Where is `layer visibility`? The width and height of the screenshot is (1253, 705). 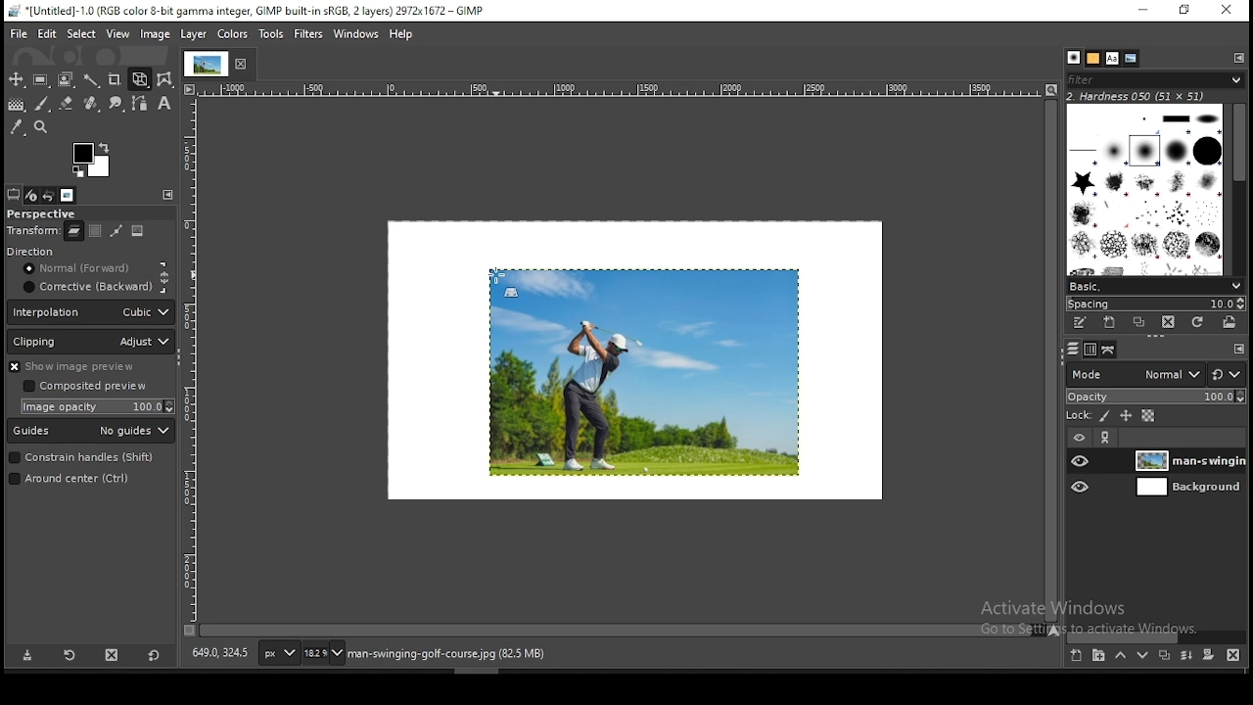
layer visibility is located at coordinates (1079, 439).